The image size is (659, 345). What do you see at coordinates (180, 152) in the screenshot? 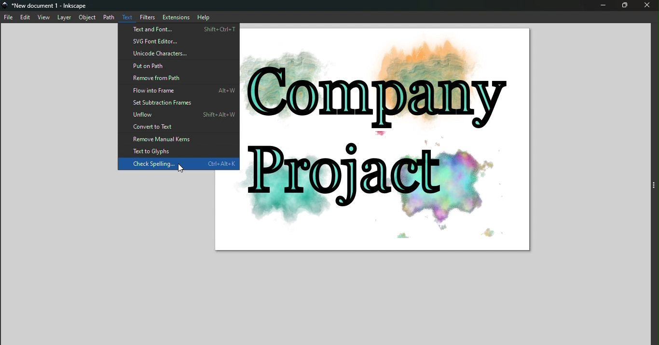
I see `Text to glyphs ` at bounding box center [180, 152].